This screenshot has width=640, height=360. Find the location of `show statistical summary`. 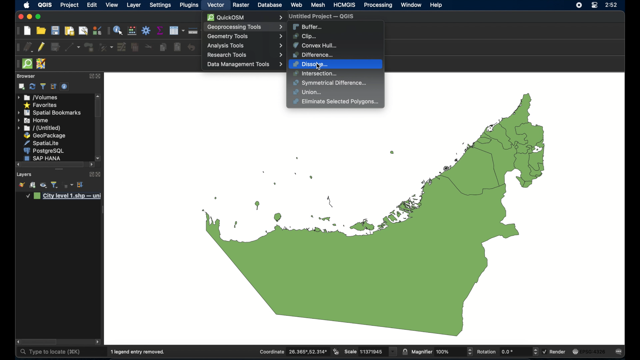

show statistical summary is located at coordinates (160, 31).